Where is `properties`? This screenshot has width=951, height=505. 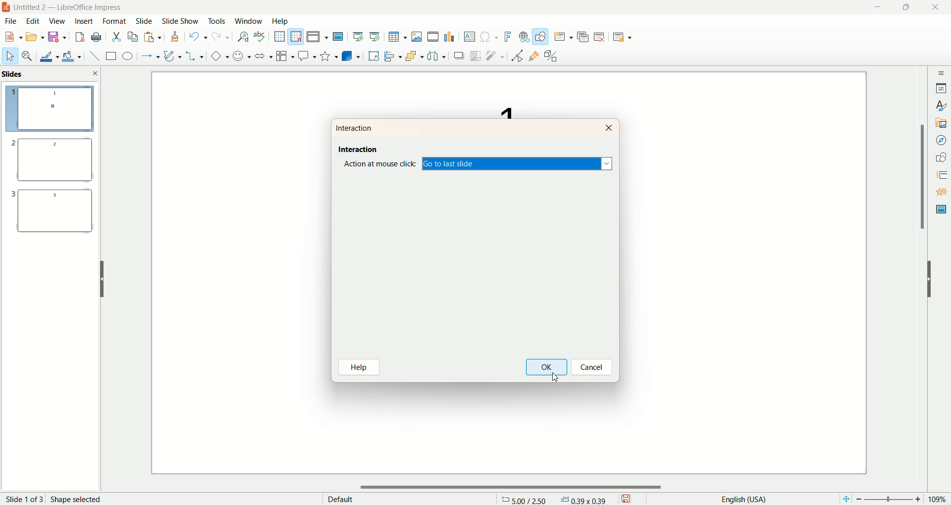
properties is located at coordinates (941, 87).